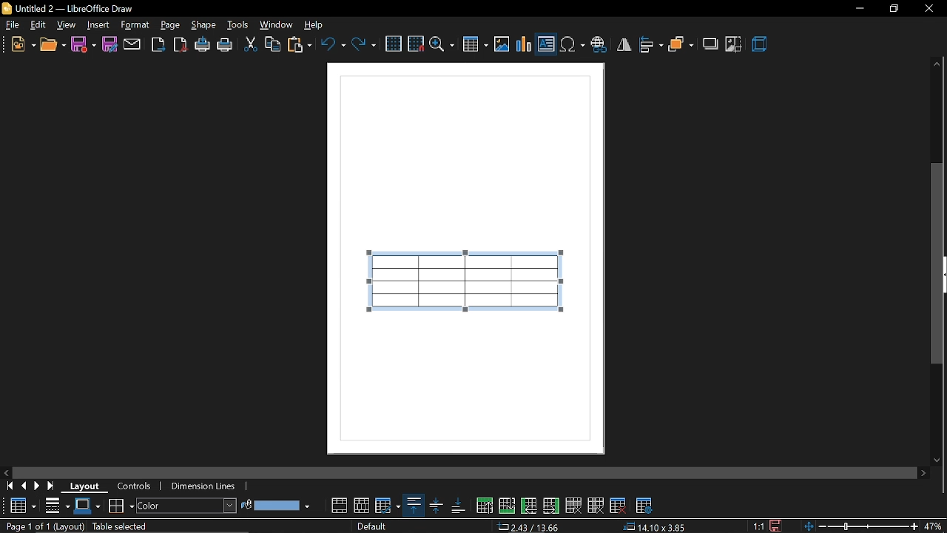  I want to click on zoom, so click(442, 44).